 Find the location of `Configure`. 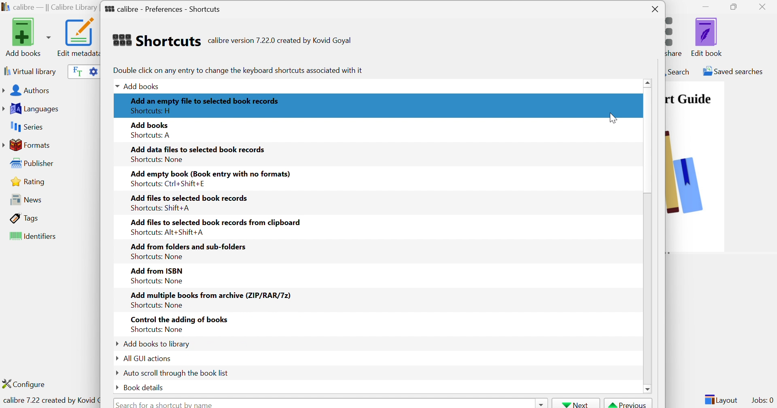

Configure is located at coordinates (27, 384).